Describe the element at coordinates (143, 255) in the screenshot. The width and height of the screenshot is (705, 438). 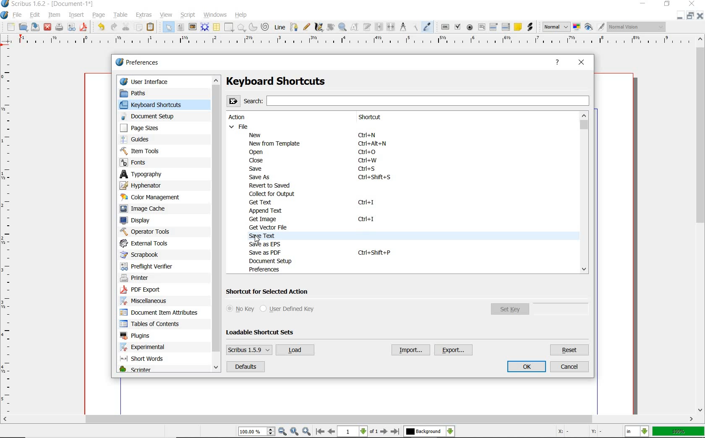
I see `scrapbook` at that location.